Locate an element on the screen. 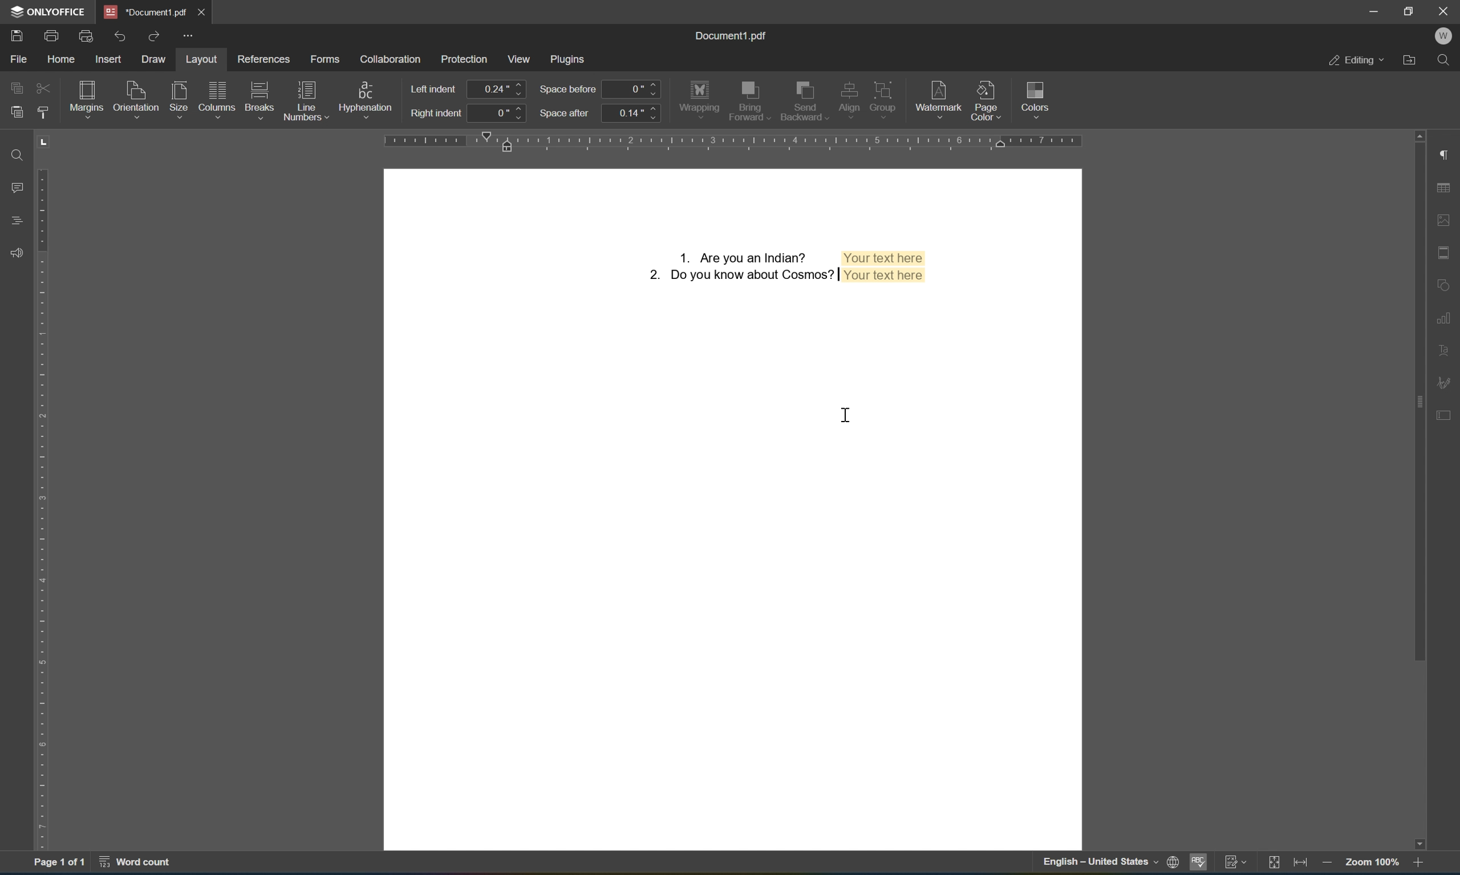 Image resolution: width=1460 pixels, height=875 pixels. 0.24 is located at coordinates (497, 89).